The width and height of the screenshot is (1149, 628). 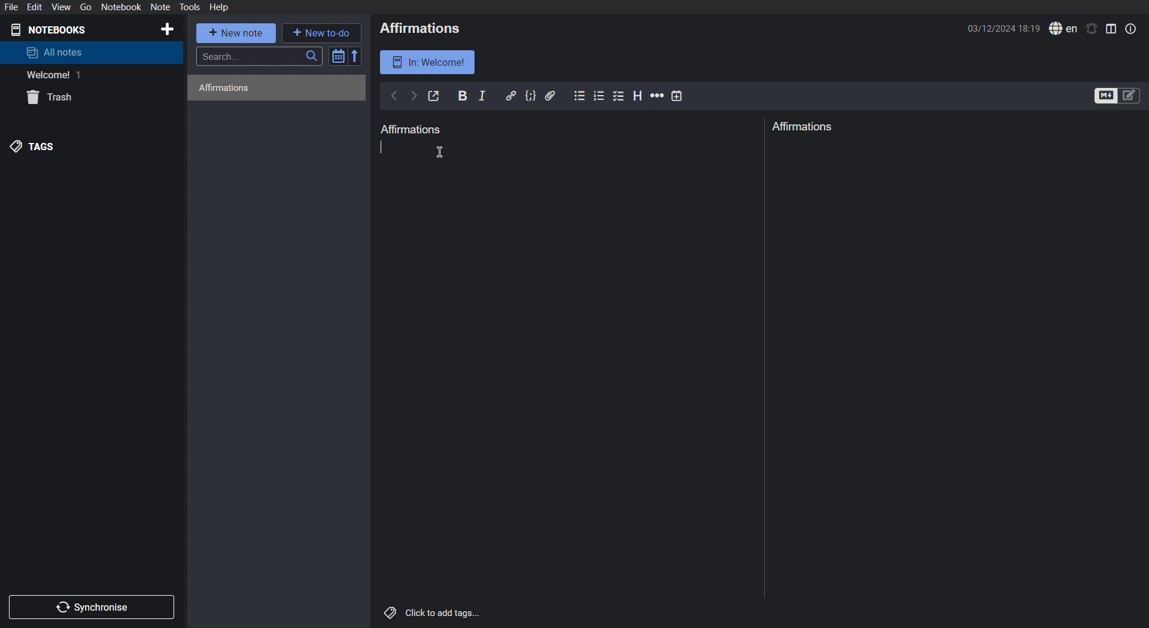 What do you see at coordinates (13, 7) in the screenshot?
I see `File` at bounding box center [13, 7].